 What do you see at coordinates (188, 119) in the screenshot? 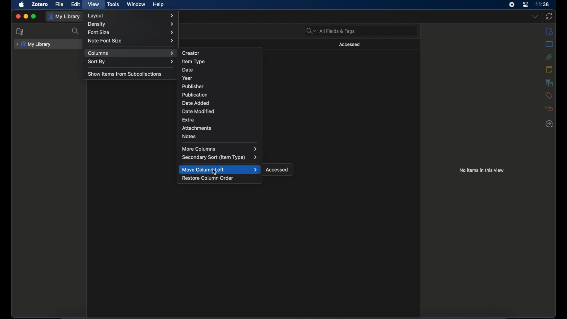
I see `extra` at bounding box center [188, 119].